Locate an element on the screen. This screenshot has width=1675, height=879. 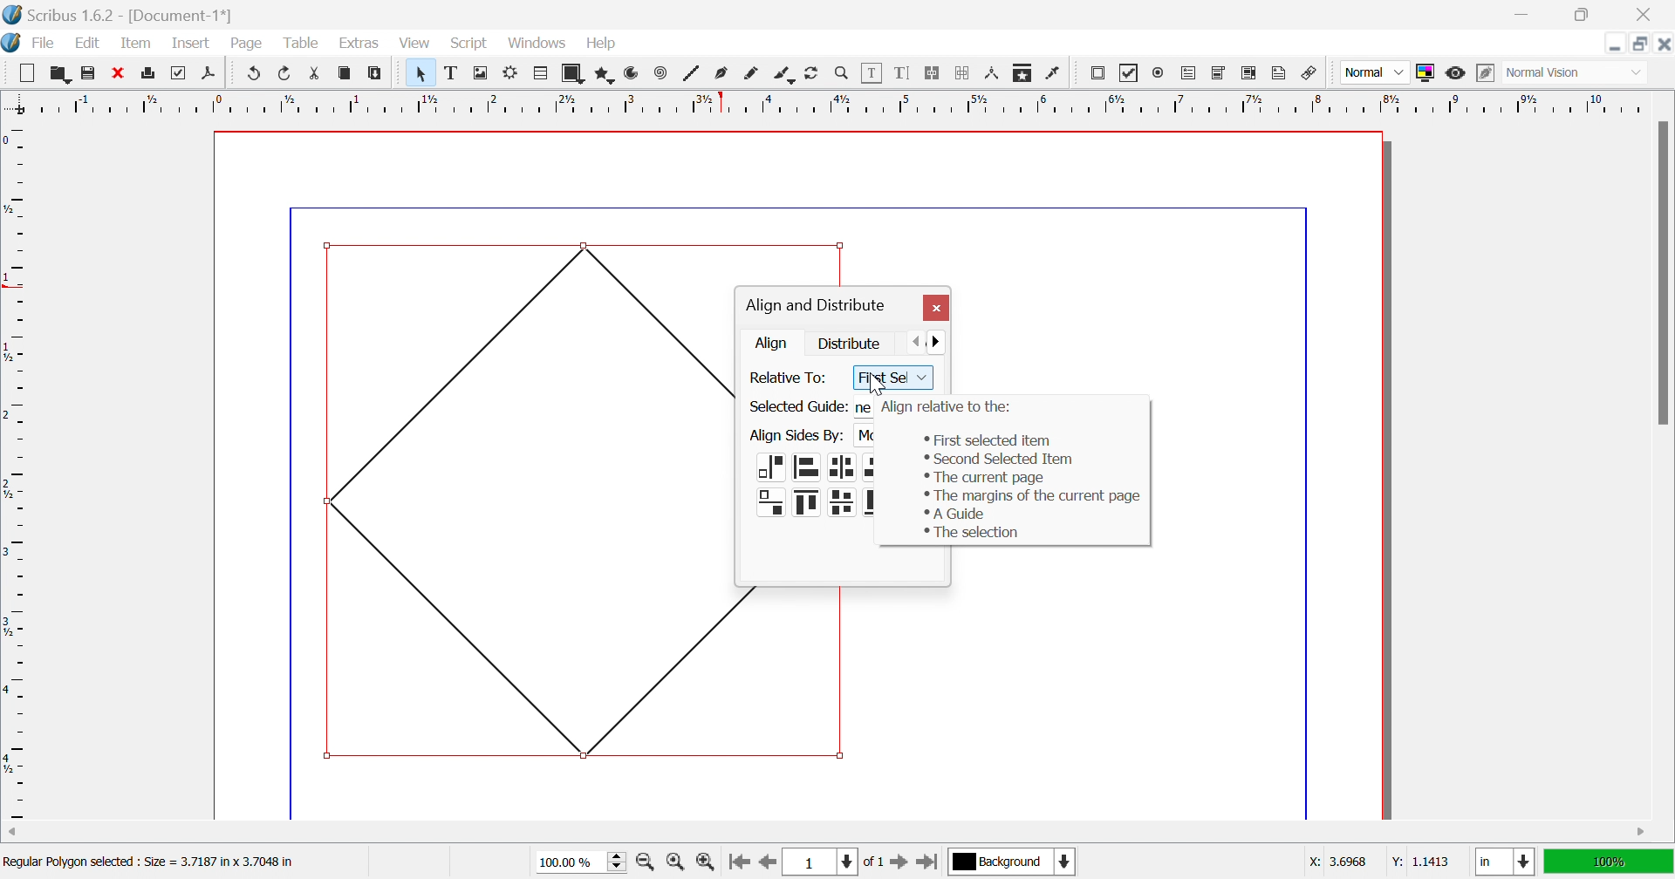
Minimize is located at coordinates (1615, 44).